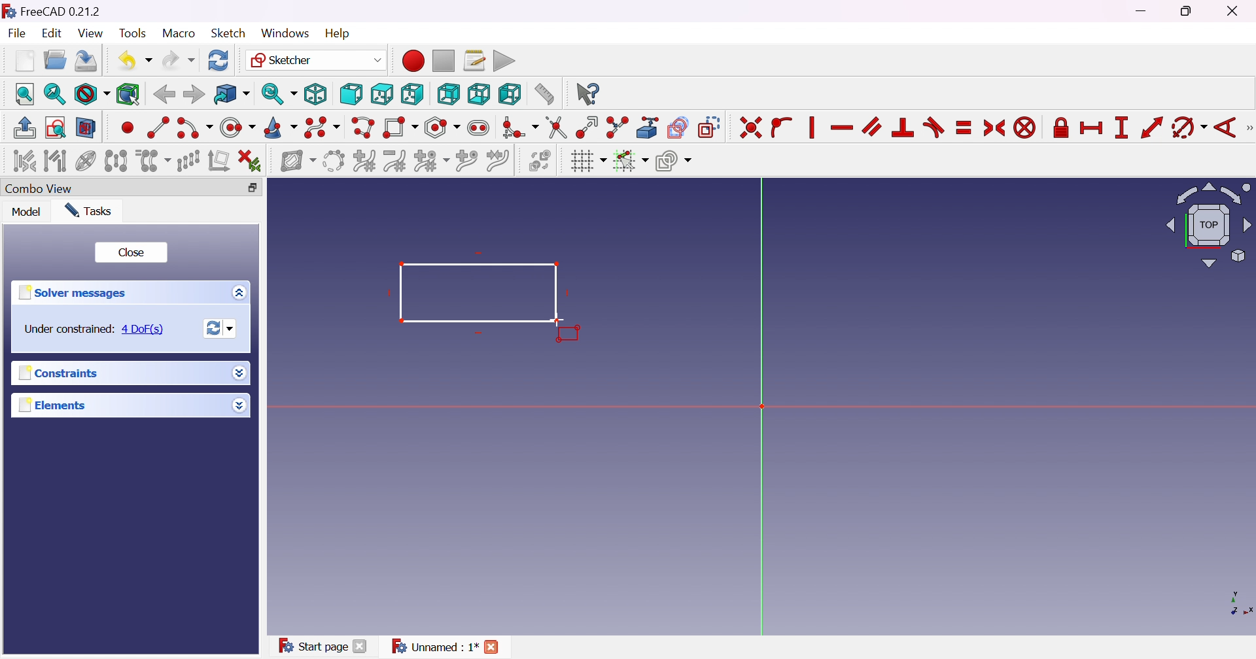 This screenshot has height=659, width=1256. What do you see at coordinates (478, 94) in the screenshot?
I see `Bottom` at bounding box center [478, 94].